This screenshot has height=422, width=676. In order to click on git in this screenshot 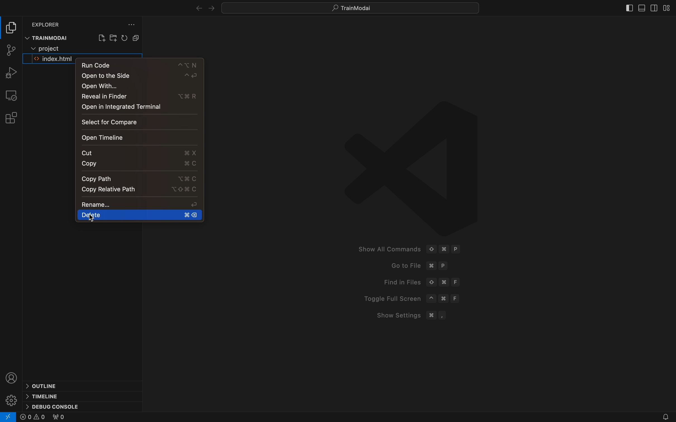, I will do `click(10, 49)`.